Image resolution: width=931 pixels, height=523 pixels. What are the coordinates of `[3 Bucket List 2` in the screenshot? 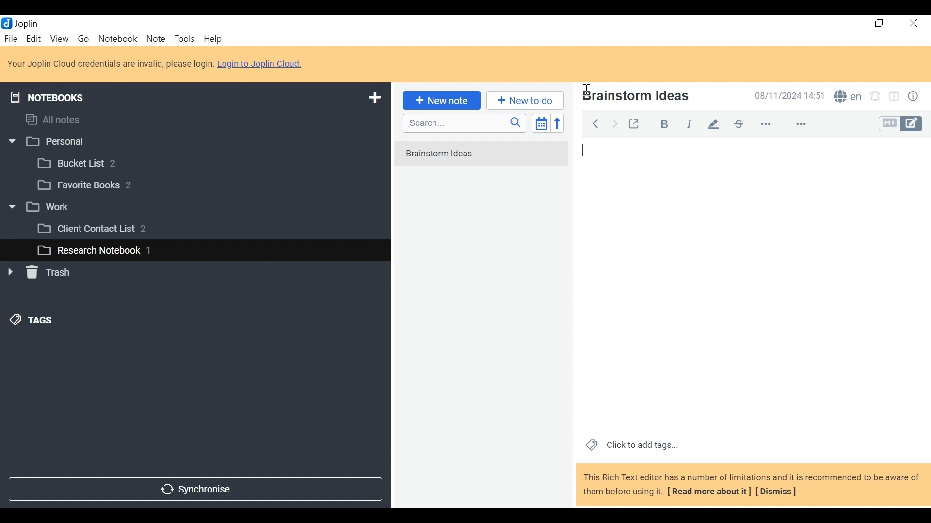 It's located at (96, 162).